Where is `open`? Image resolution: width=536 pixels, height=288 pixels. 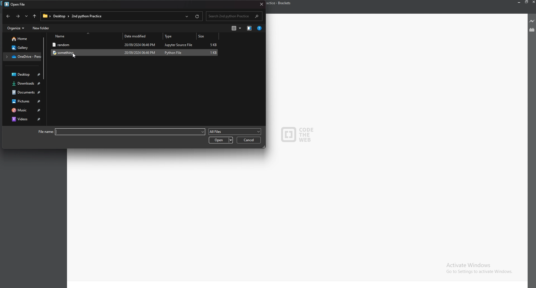 open is located at coordinates (221, 140).